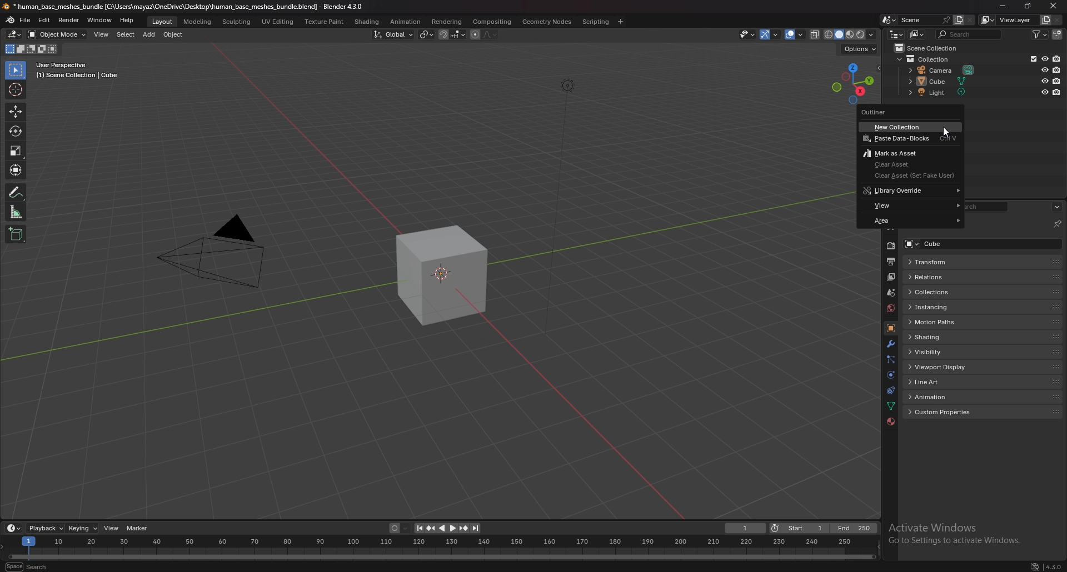 The width and height of the screenshot is (1067, 572). What do you see at coordinates (400, 528) in the screenshot?
I see `auto keying` at bounding box center [400, 528].